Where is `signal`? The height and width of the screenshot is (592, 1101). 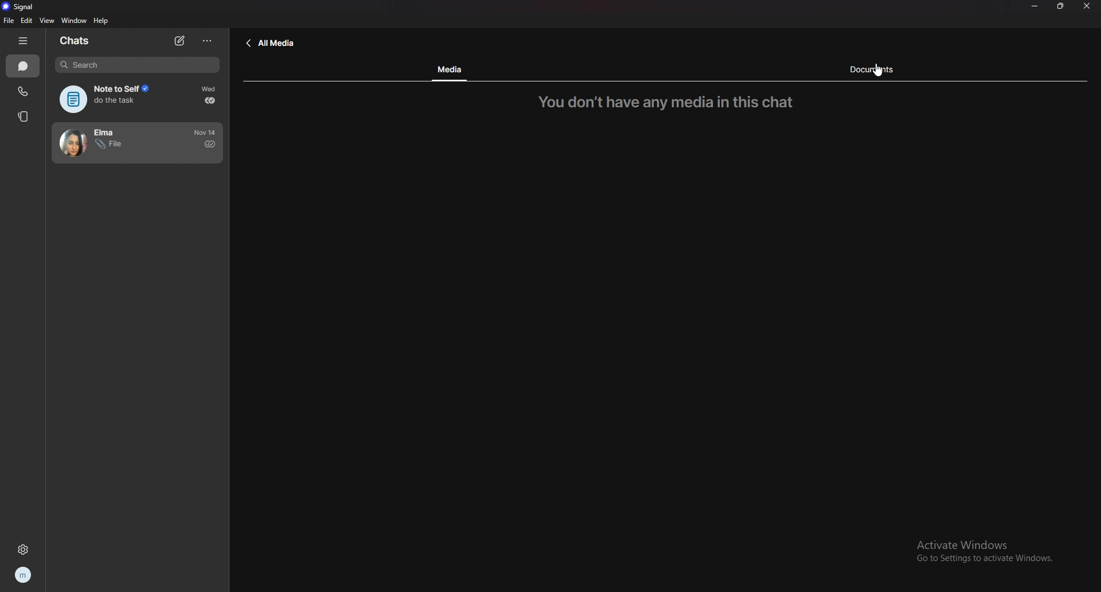
signal is located at coordinates (24, 6).